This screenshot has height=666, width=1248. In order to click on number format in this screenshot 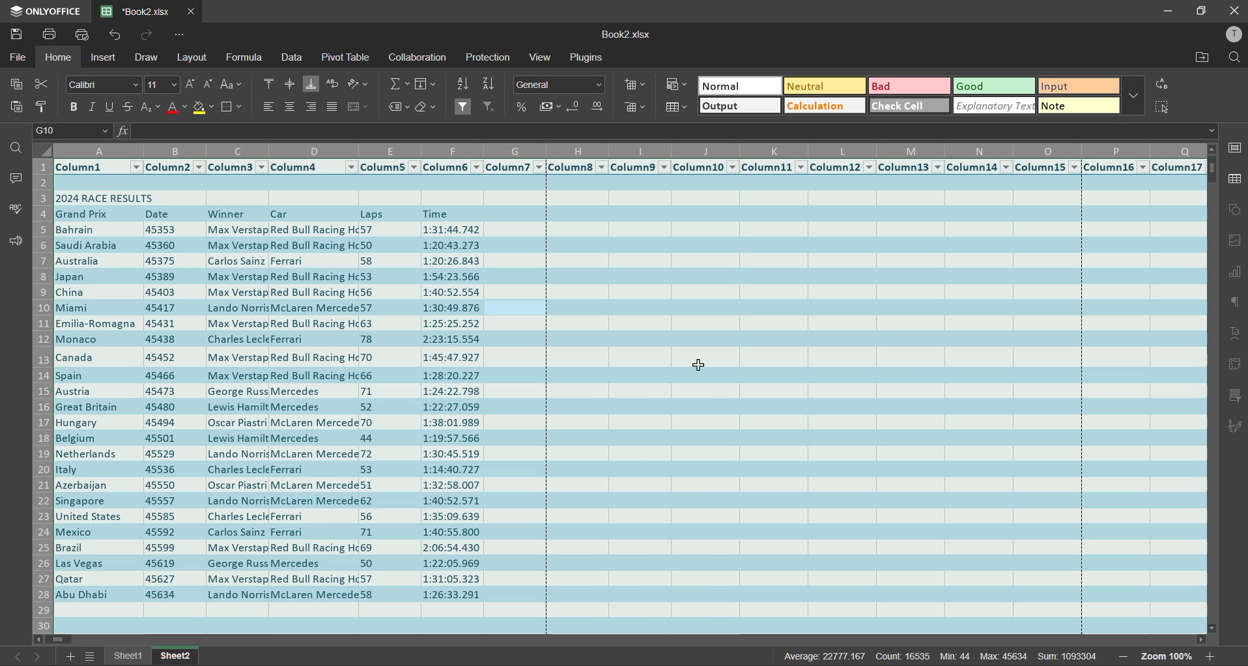, I will do `click(560, 85)`.